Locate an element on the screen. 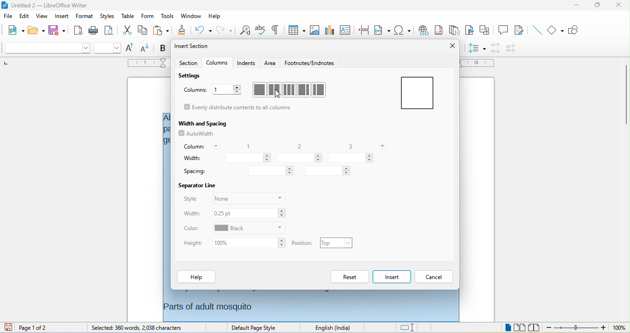 The height and width of the screenshot is (333, 630). image is located at coordinates (315, 30).